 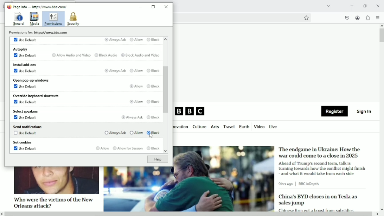 What do you see at coordinates (320, 152) in the screenshot?
I see `The endgame in Ukraine: How the war could come to a close in 2025` at bounding box center [320, 152].